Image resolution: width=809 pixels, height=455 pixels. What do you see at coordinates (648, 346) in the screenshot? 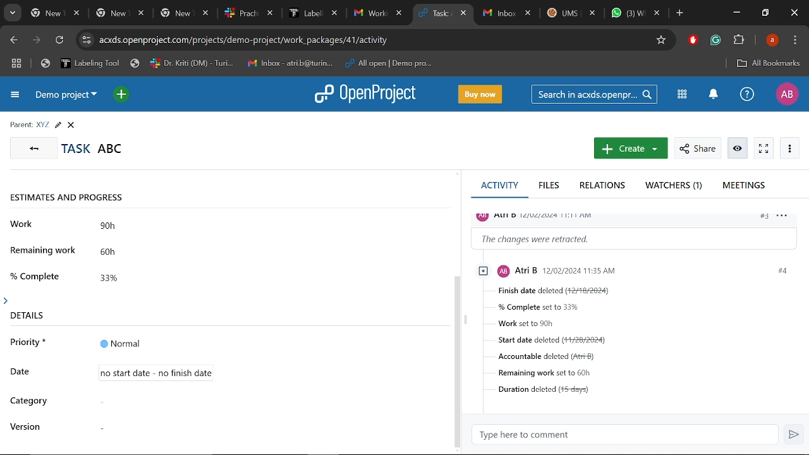
I see `Task details` at bounding box center [648, 346].